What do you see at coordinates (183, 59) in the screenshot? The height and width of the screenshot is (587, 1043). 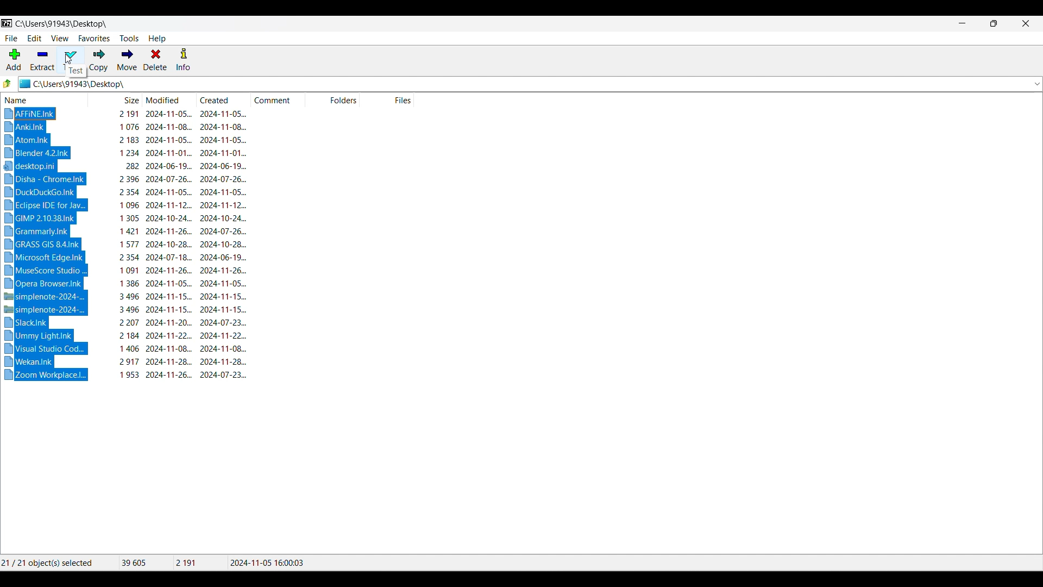 I see `Info` at bounding box center [183, 59].